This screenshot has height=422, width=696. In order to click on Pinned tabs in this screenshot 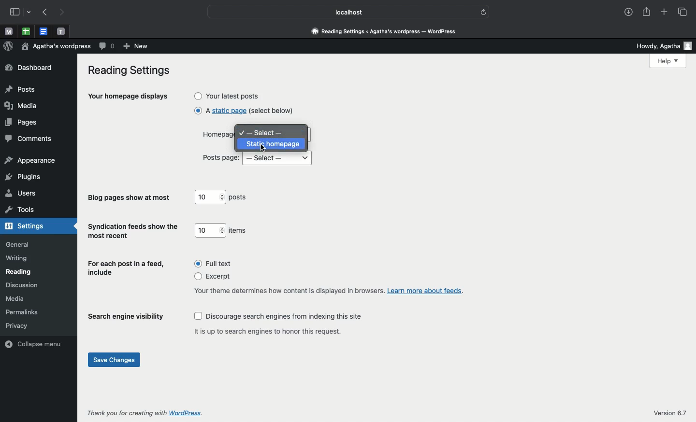, I will do `click(61, 31)`.